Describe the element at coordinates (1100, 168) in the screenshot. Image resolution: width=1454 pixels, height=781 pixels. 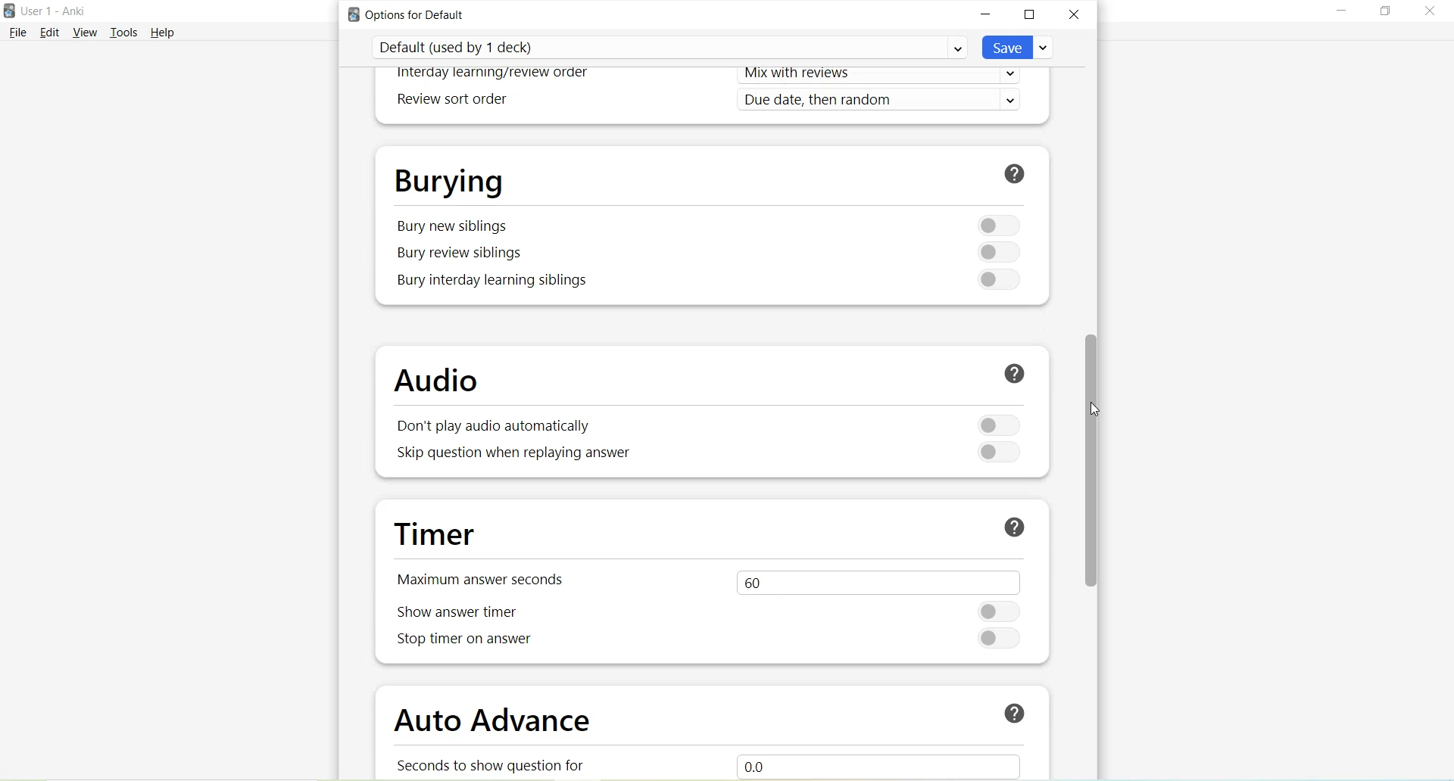
I see `Scroll` at that location.